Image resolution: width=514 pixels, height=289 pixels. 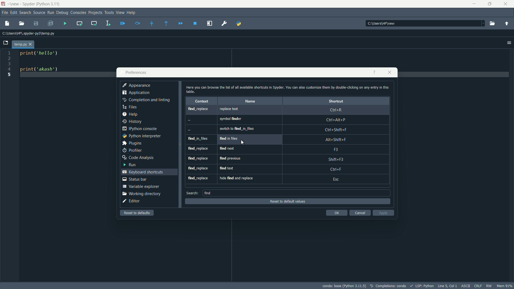 I want to click on CRLF, so click(x=479, y=286).